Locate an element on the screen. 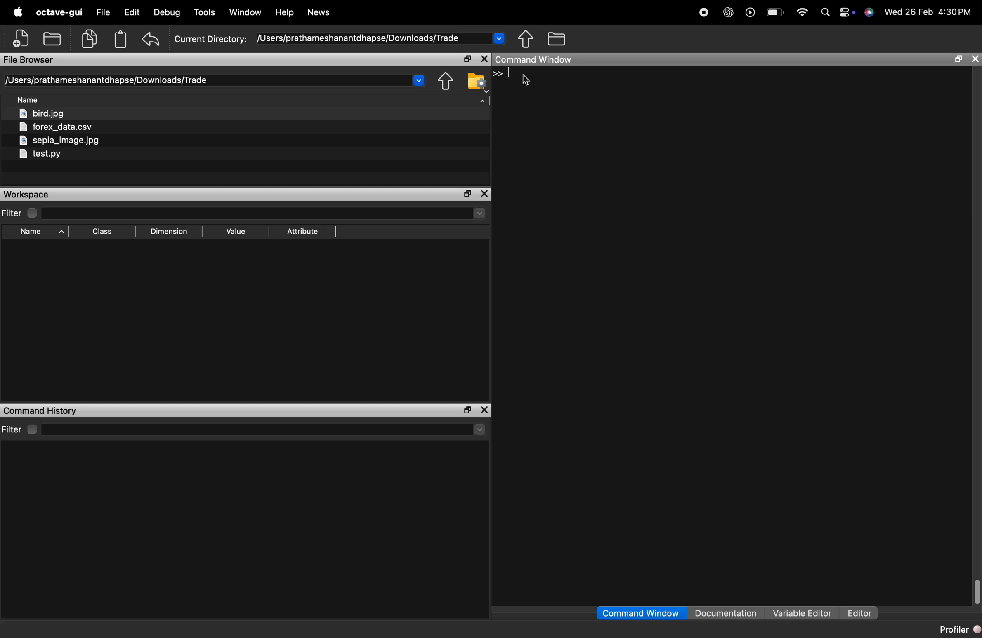 This screenshot has width=982, height=638. Class is located at coordinates (103, 232).